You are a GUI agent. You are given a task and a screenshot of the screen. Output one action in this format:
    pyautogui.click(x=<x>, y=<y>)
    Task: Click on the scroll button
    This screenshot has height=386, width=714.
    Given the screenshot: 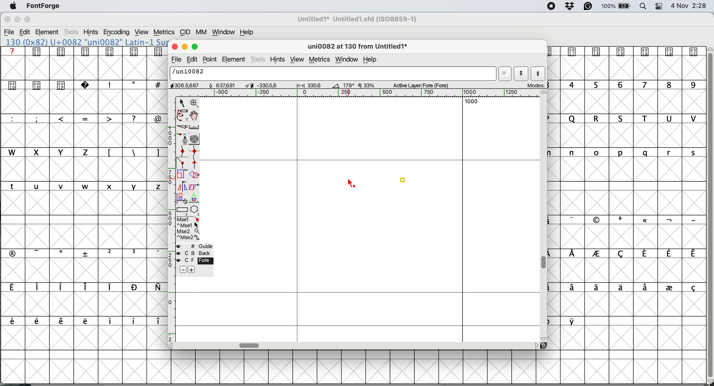 What is the action you would take?
    pyautogui.click(x=173, y=345)
    